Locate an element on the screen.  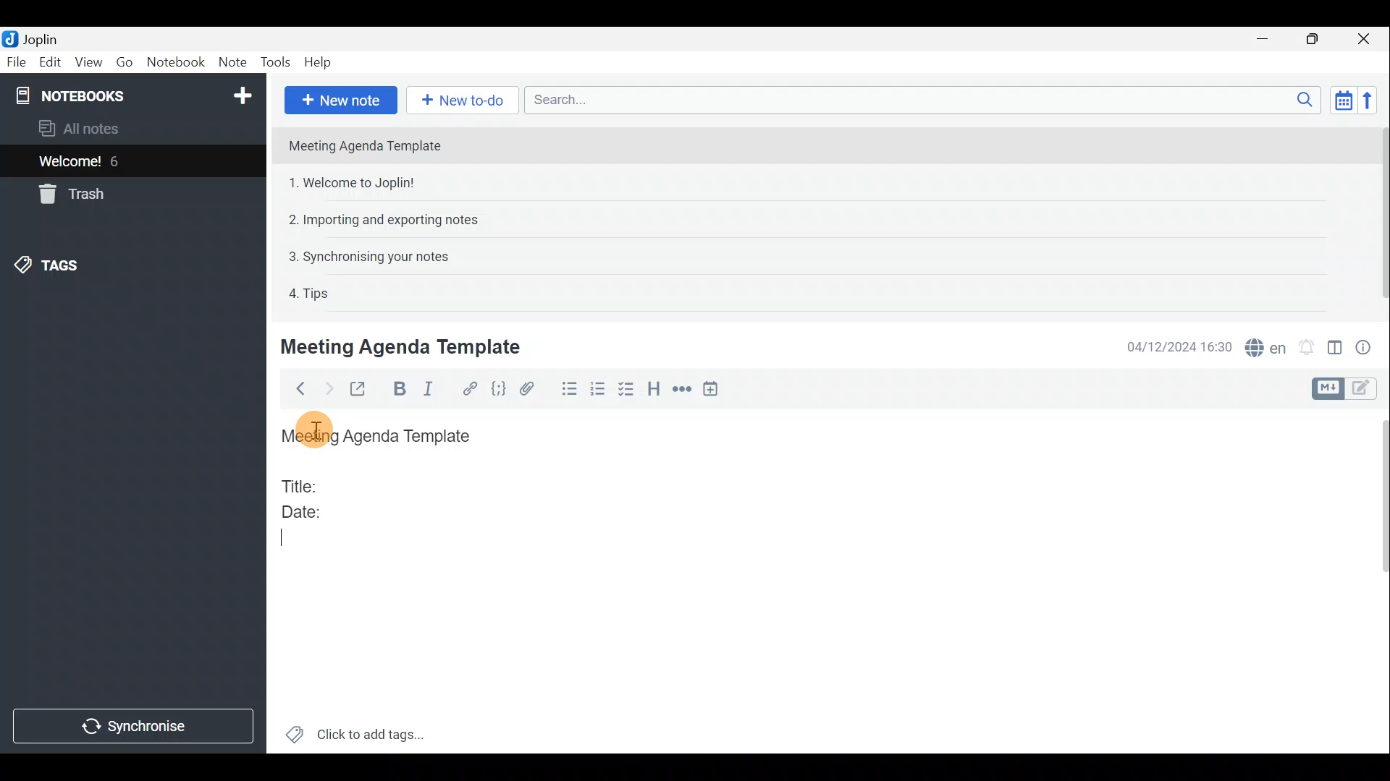
Spell checker is located at coordinates (1267, 346).